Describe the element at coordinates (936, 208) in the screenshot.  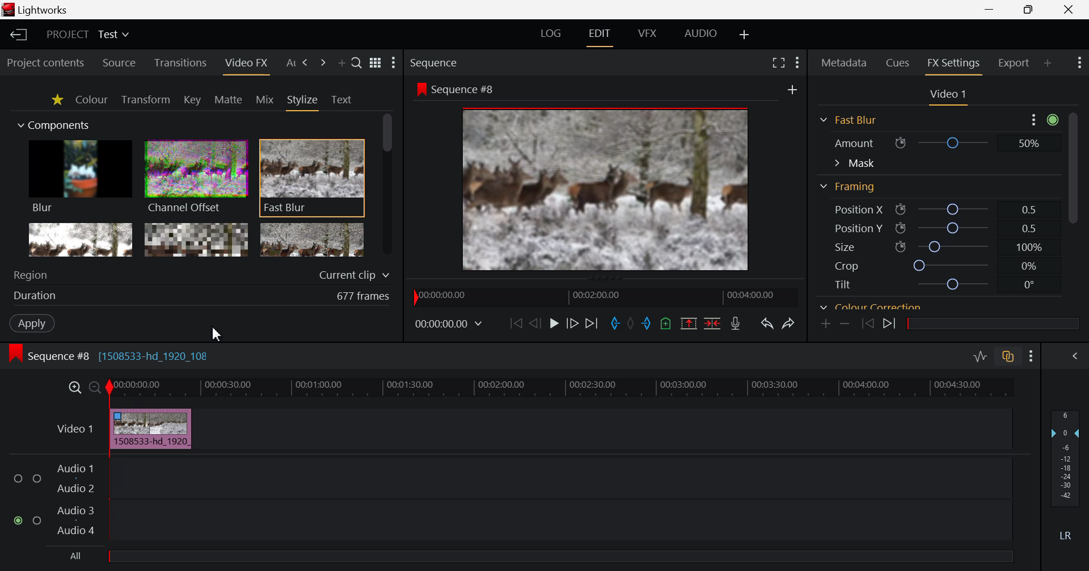
I see `Position X` at that location.